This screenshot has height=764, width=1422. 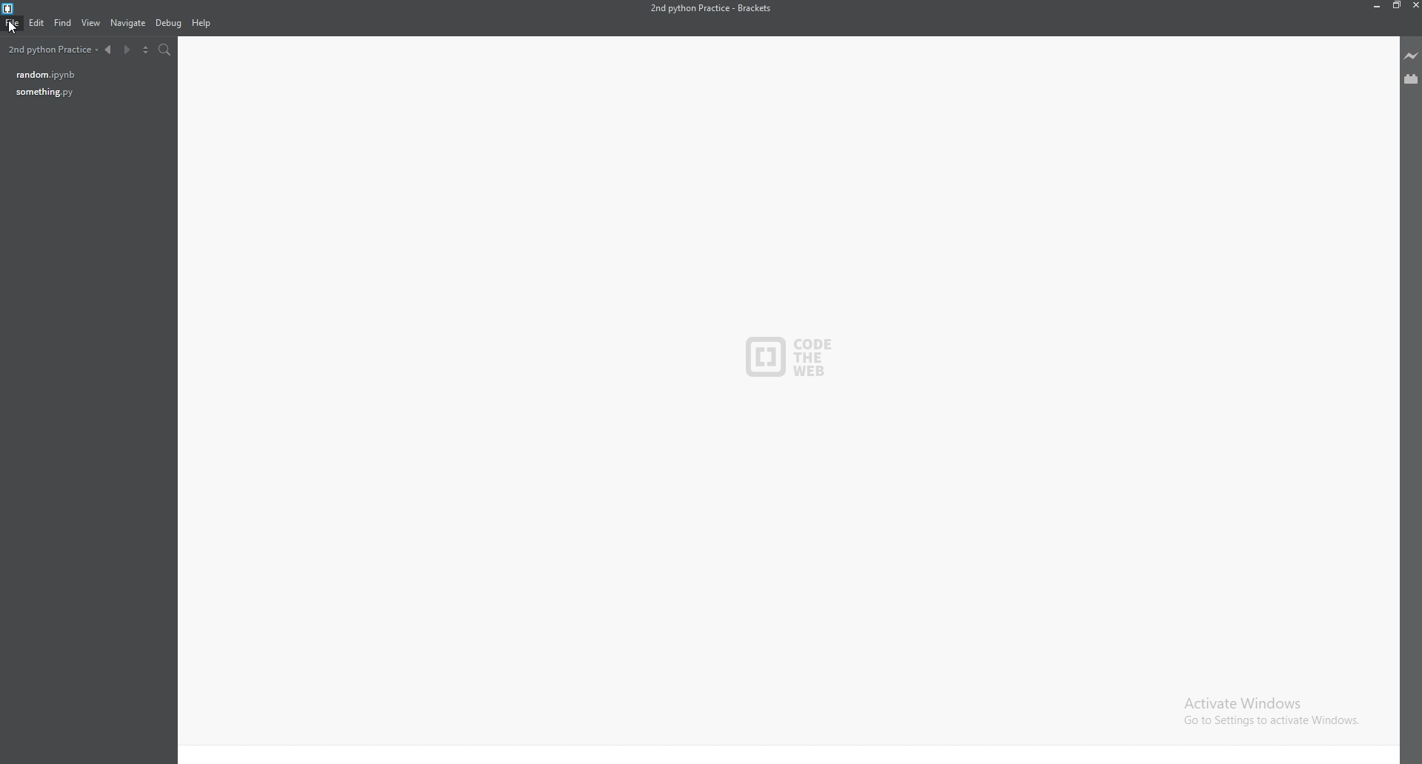 I want to click on debug, so click(x=170, y=22).